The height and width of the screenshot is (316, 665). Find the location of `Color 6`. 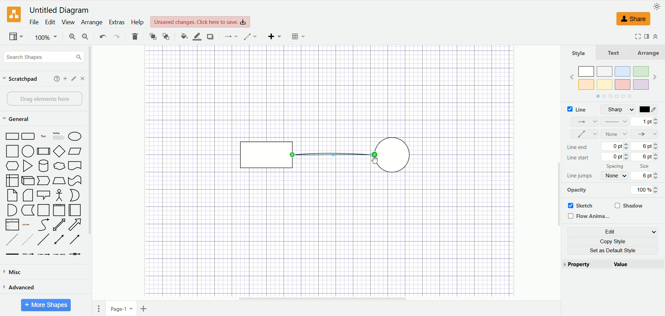

Color 6 is located at coordinates (605, 85).